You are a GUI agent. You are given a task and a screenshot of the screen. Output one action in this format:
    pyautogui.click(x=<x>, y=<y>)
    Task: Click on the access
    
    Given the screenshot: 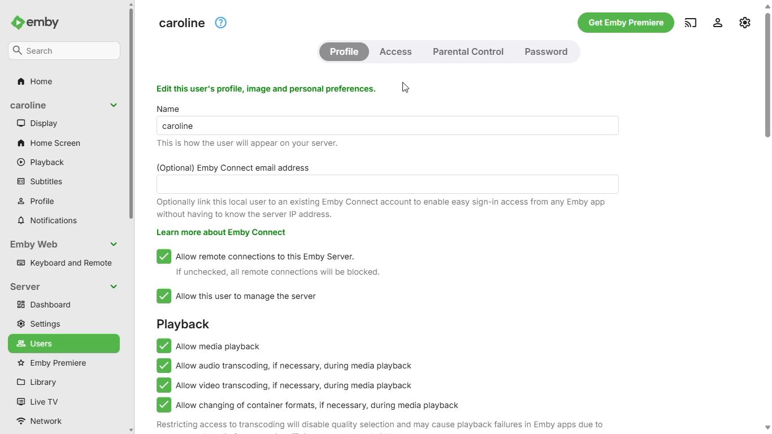 What is the action you would take?
    pyautogui.click(x=395, y=52)
    